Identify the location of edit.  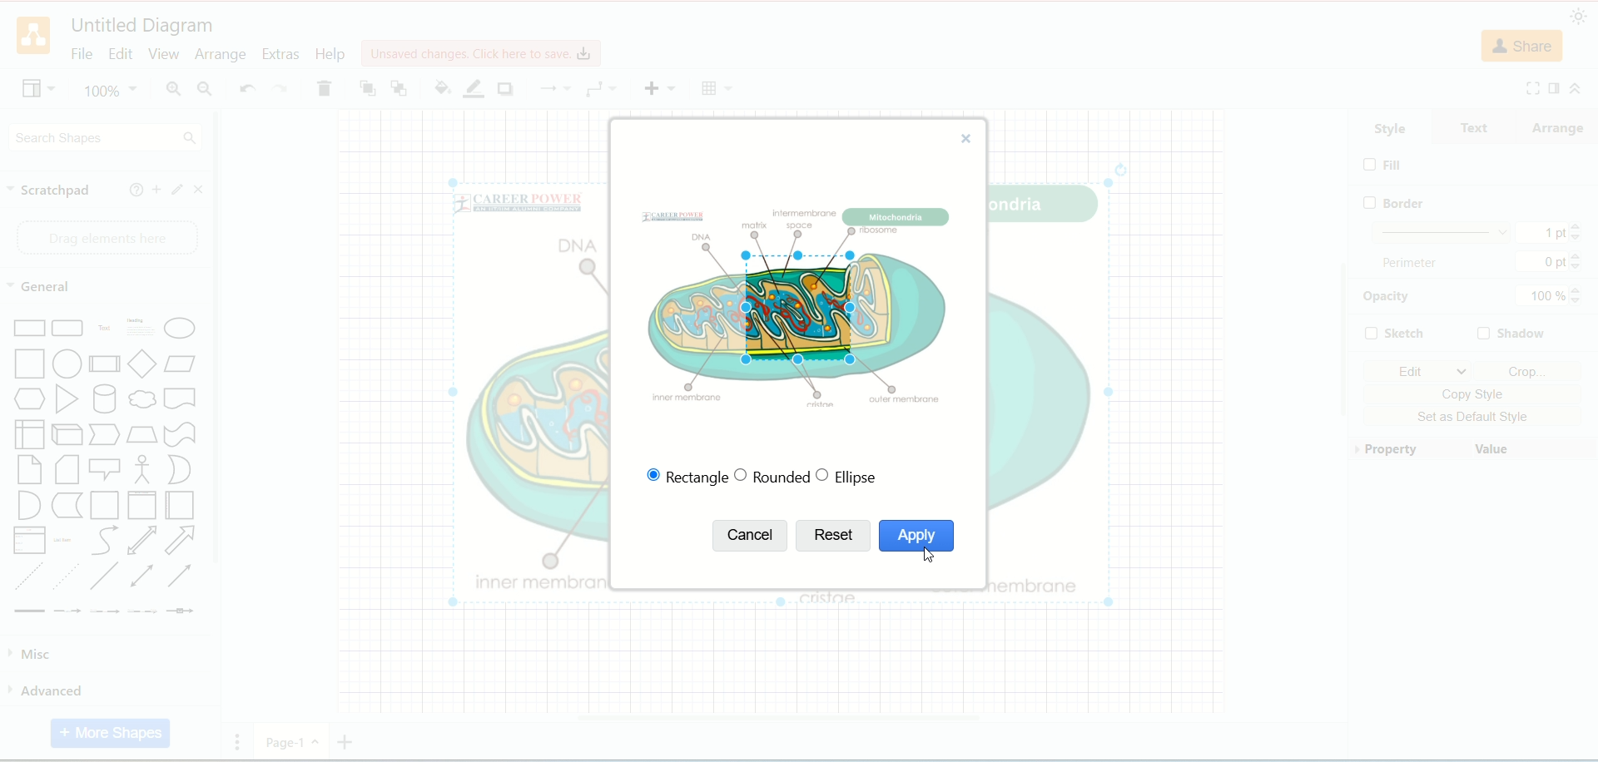
(117, 52).